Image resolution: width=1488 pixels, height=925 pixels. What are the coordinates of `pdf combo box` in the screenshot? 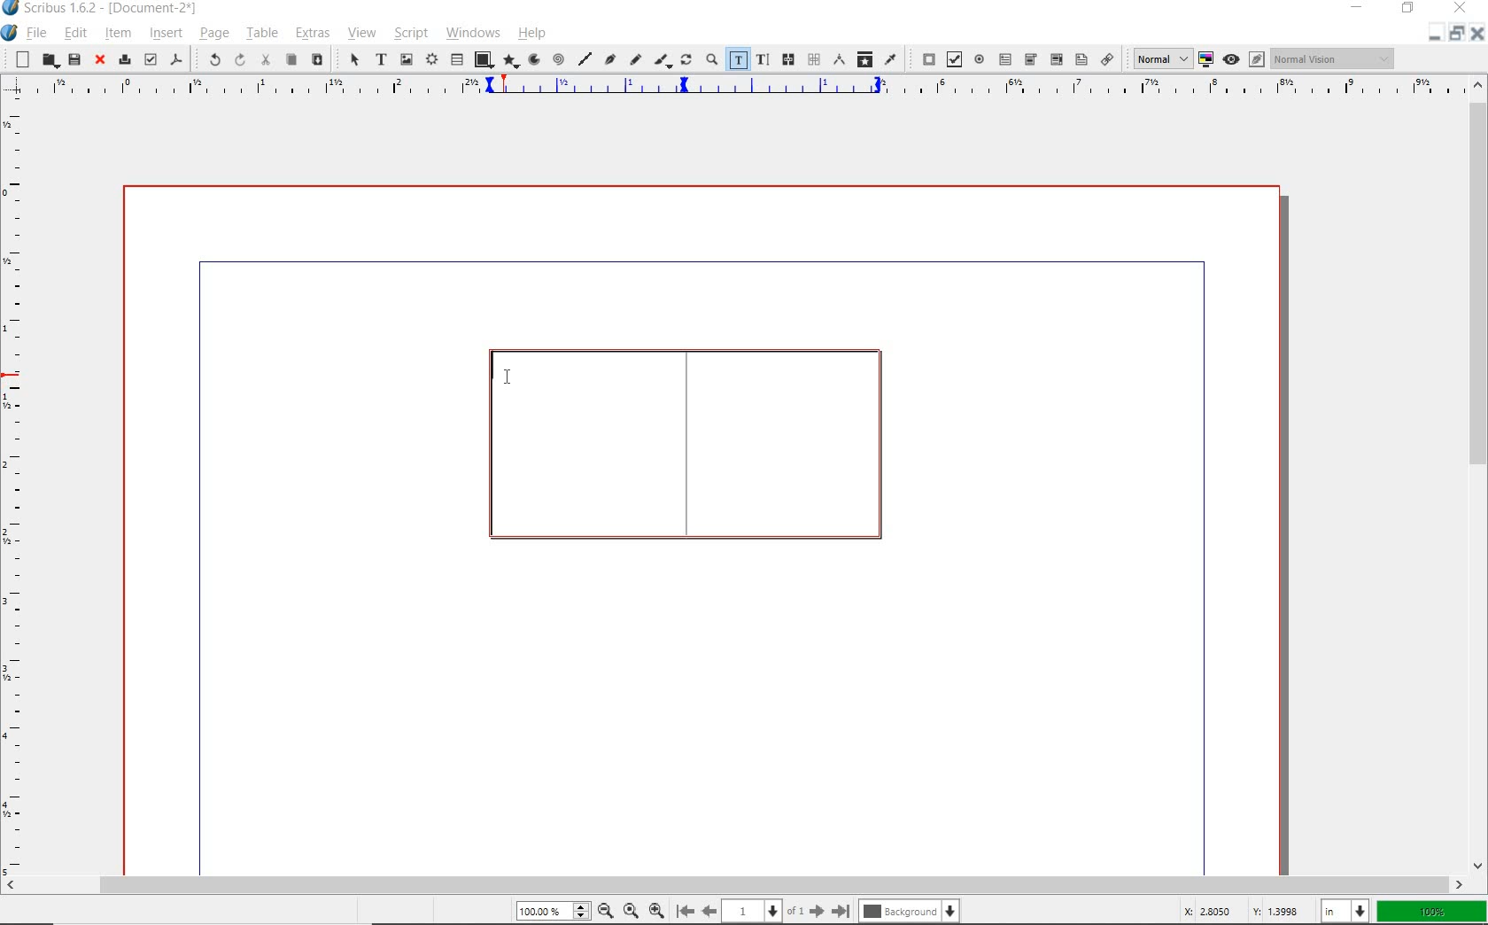 It's located at (1054, 58).